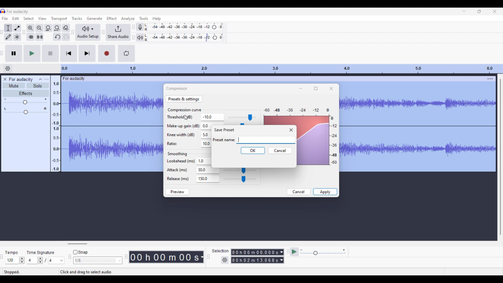 This screenshot has width=503, height=283. I want to click on Play/Play once, so click(32, 53).